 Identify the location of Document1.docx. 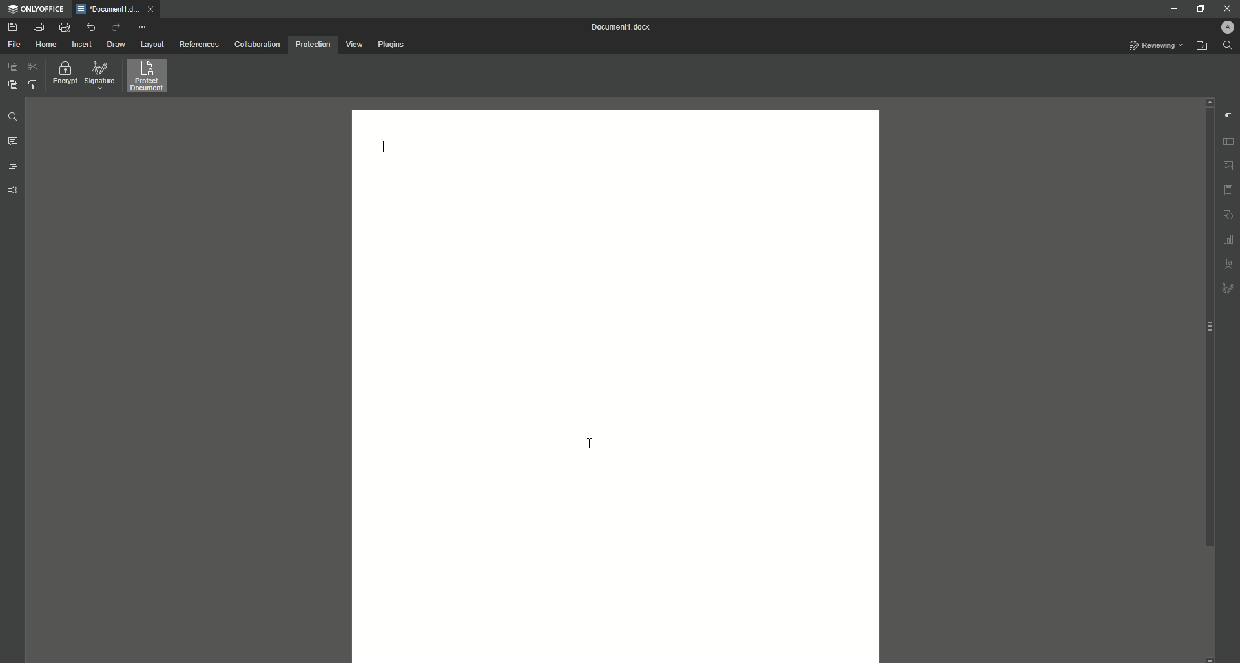
(107, 9).